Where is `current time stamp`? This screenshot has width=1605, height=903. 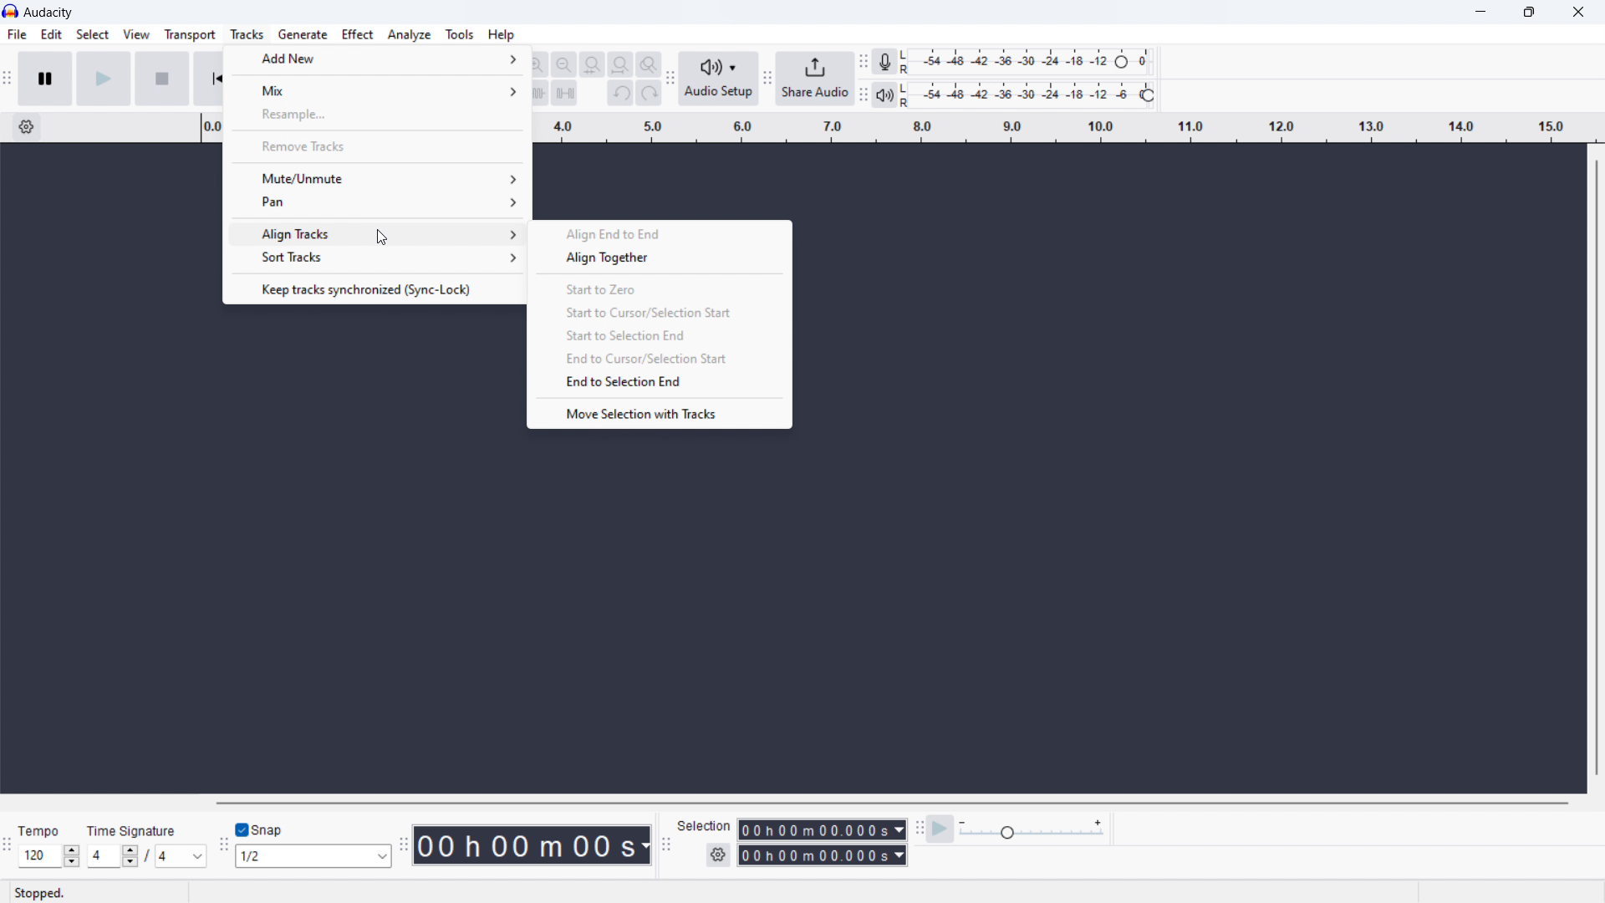
current time stamp is located at coordinates (529, 844).